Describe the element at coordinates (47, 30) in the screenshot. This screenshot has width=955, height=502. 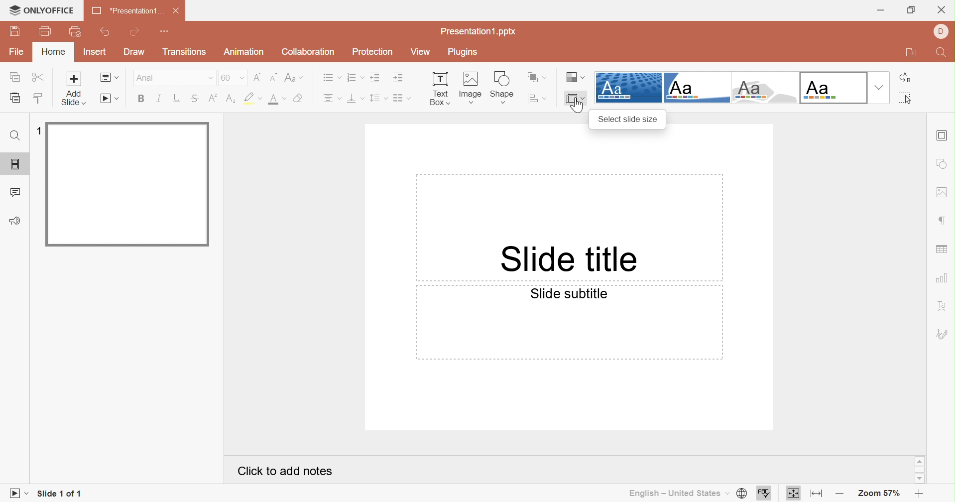
I see `Print file` at that location.